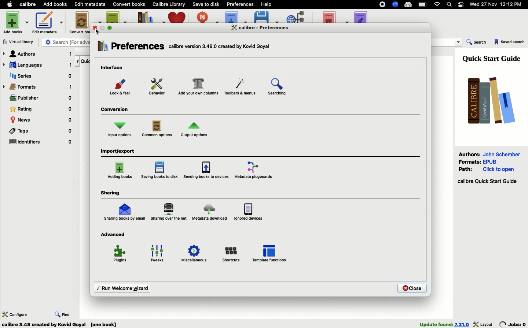 This screenshot has width=528, height=328. What do you see at coordinates (114, 68) in the screenshot?
I see `Interface` at bounding box center [114, 68].